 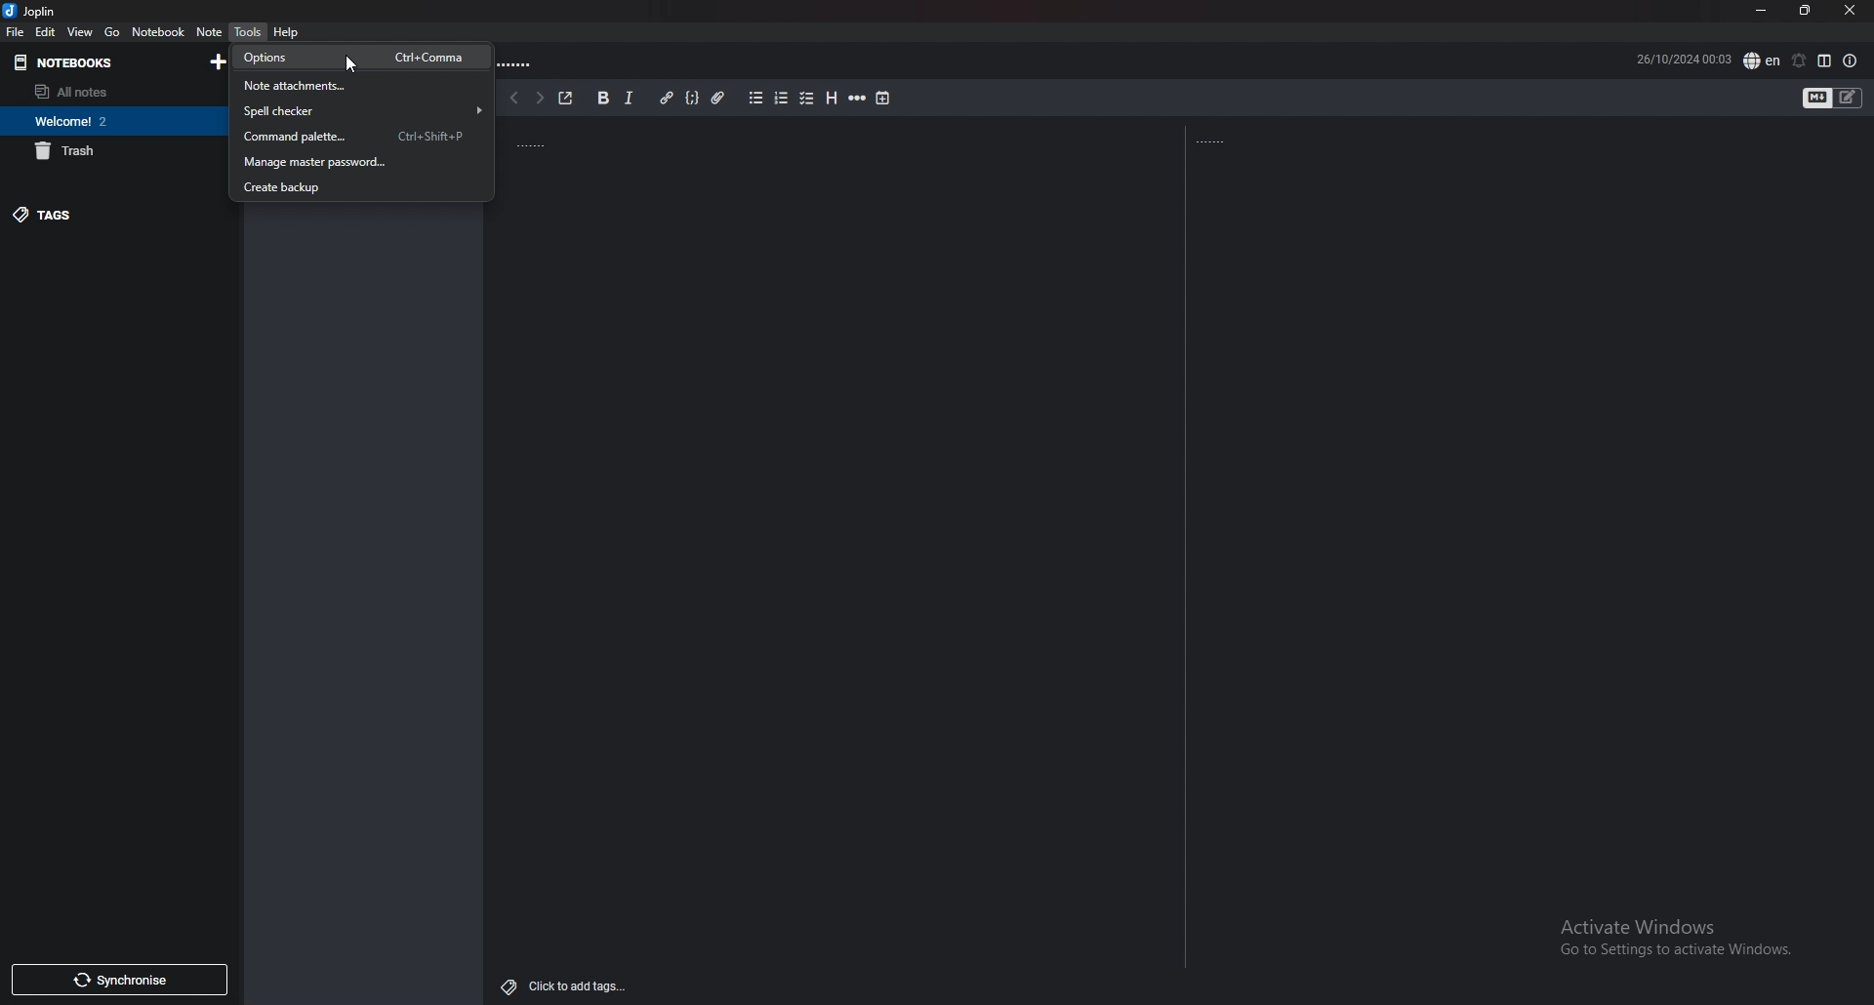 What do you see at coordinates (513, 99) in the screenshot?
I see `back` at bounding box center [513, 99].